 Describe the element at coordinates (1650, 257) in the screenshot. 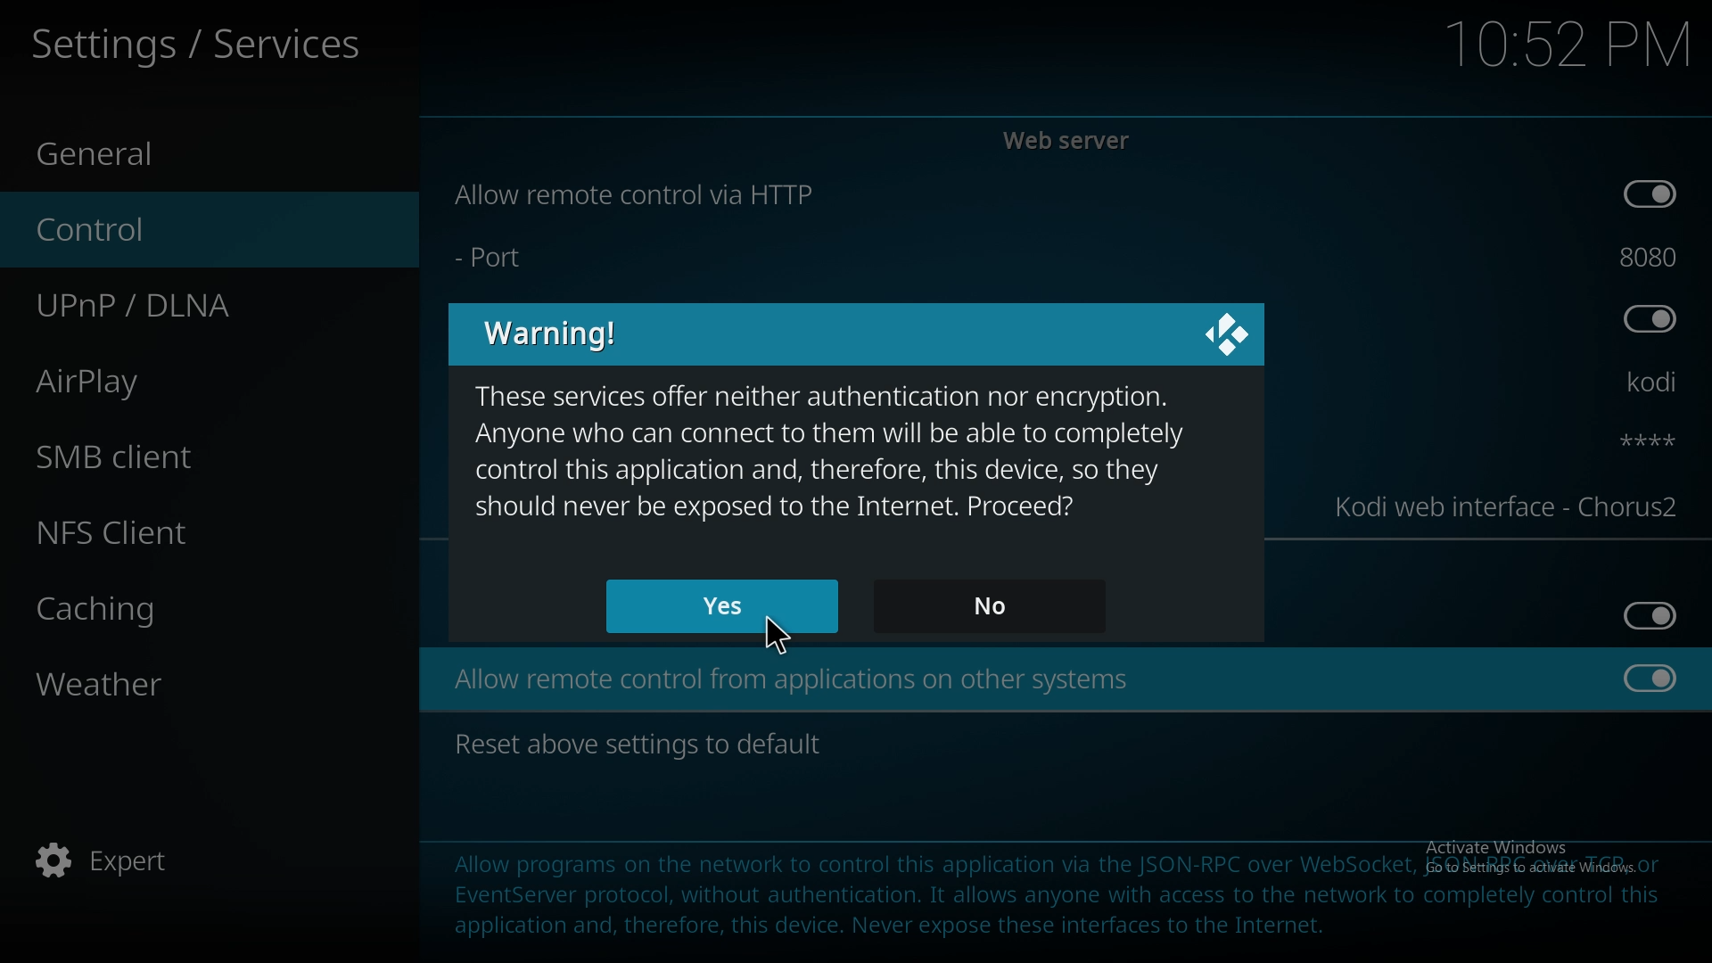

I see `port number` at that location.